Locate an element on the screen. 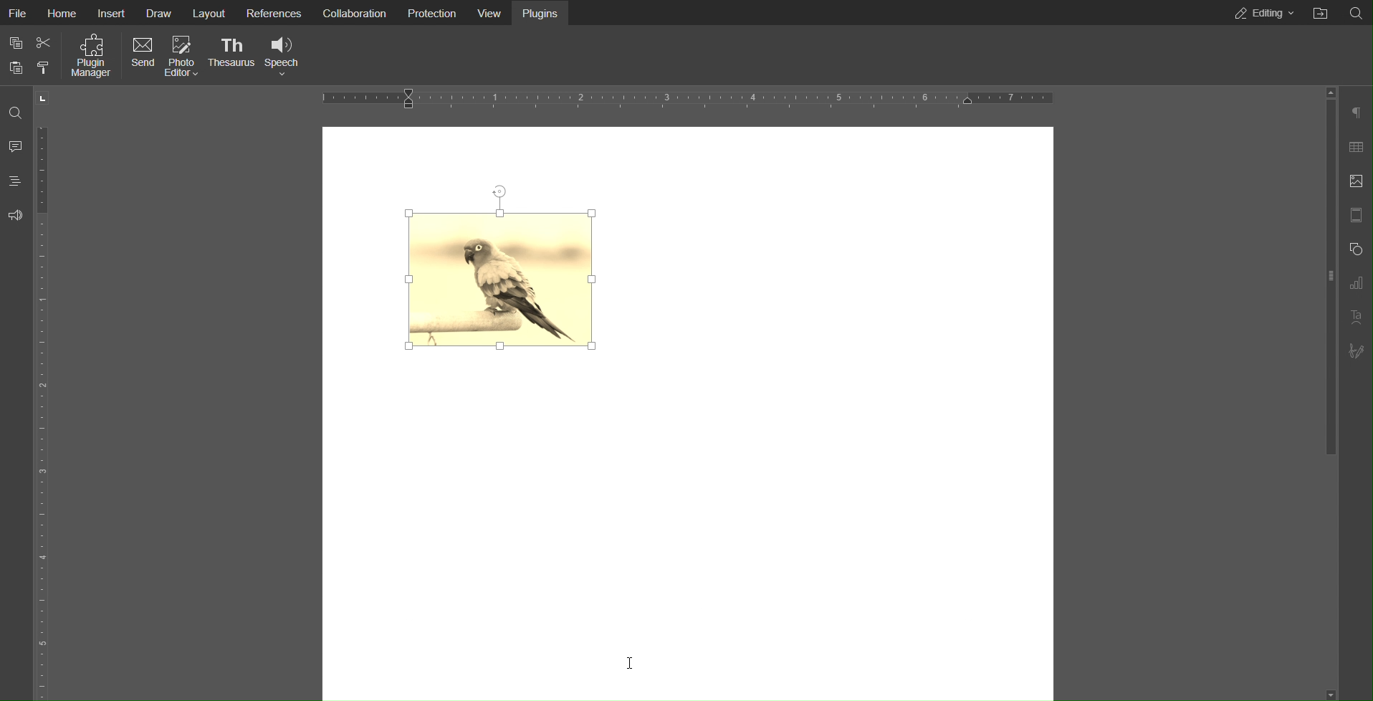 This screenshot has width=1373, height=701. Search is located at coordinates (1357, 12).